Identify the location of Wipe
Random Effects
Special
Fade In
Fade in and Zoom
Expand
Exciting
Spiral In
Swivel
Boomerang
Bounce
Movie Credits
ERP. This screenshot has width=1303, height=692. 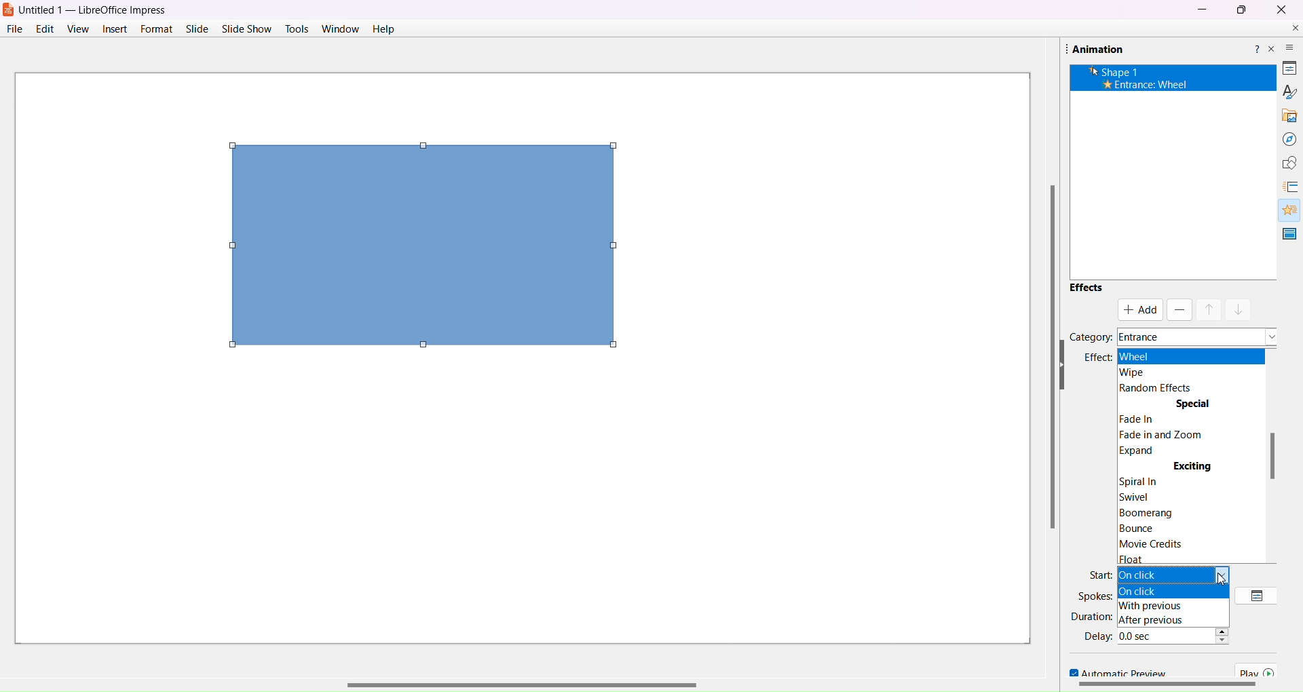
(1188, 456).